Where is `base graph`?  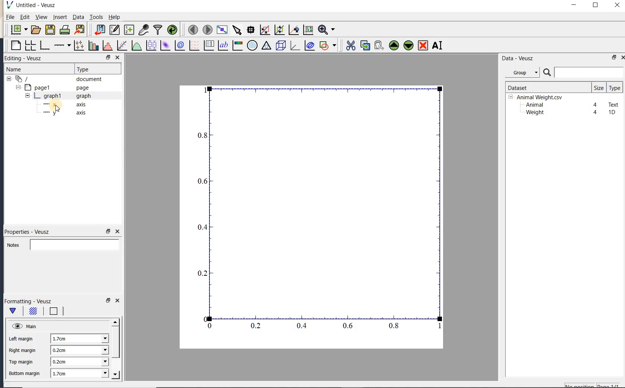 base graph is located at coordinates (44, 45).